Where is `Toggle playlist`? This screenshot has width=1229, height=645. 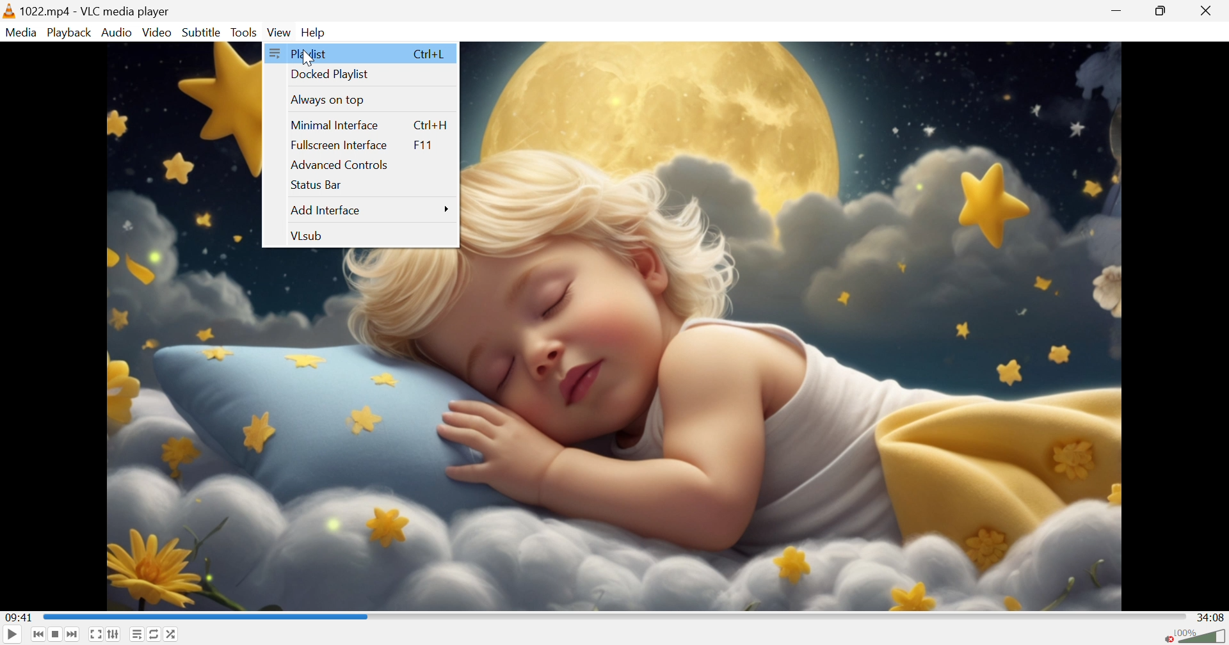
Toggle playlist is located at coordinates (139, 633).